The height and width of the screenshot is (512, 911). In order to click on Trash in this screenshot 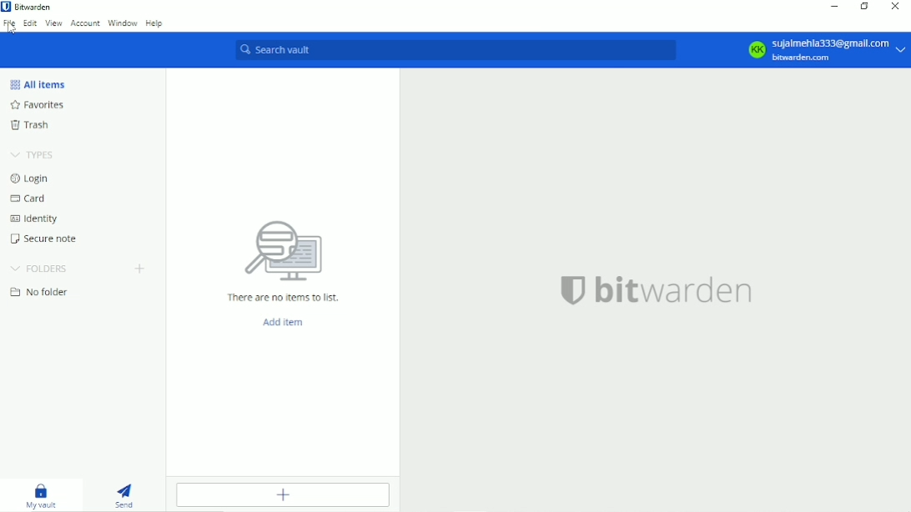, I will do `click(33, 126)`.